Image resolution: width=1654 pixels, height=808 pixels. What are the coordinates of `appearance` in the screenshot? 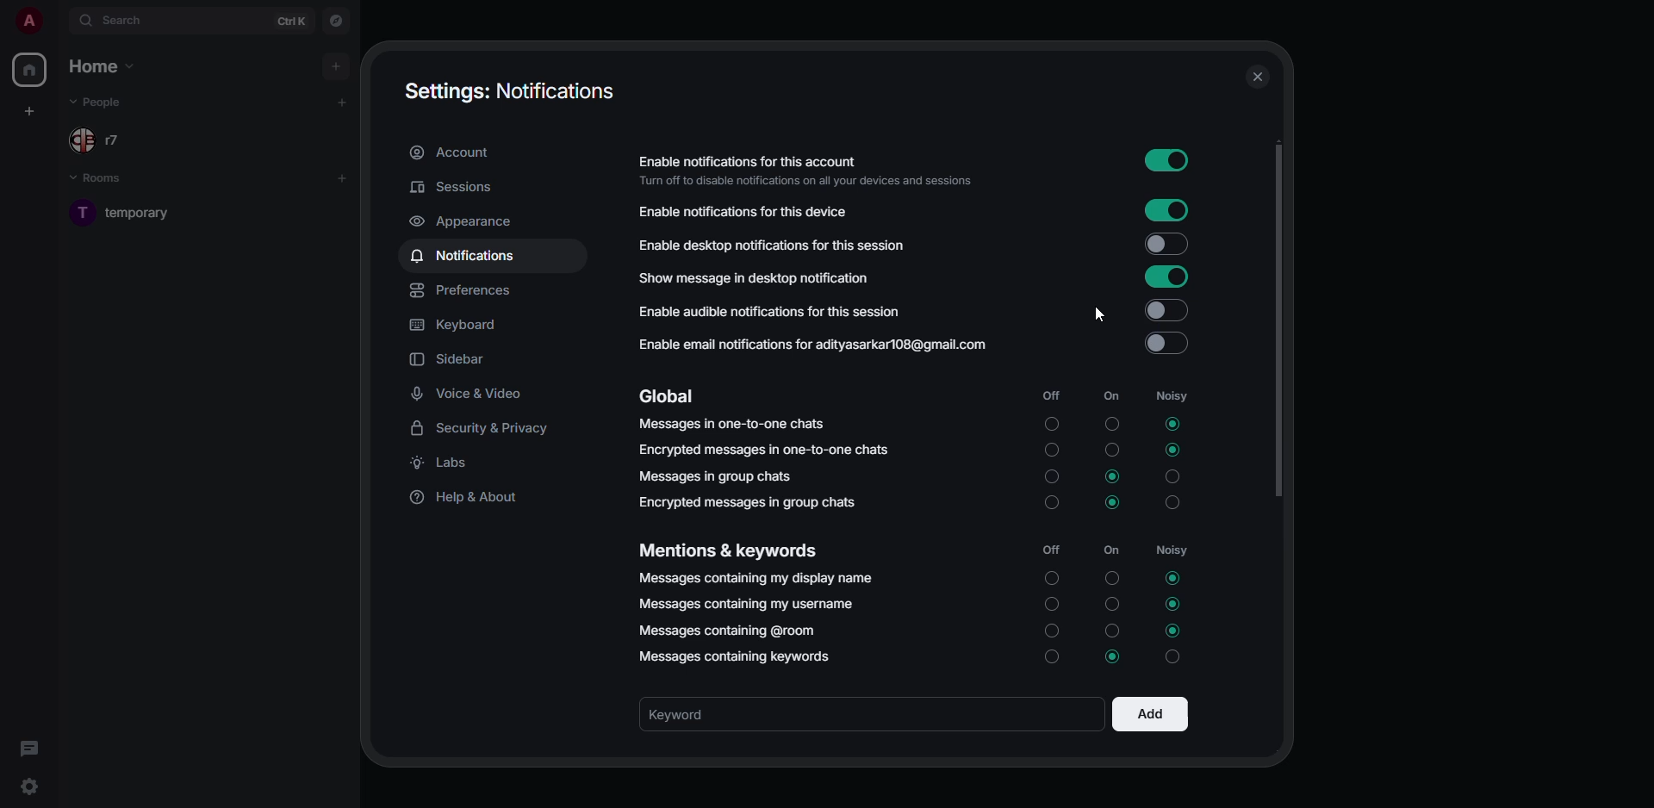 It's located at (463, 223).